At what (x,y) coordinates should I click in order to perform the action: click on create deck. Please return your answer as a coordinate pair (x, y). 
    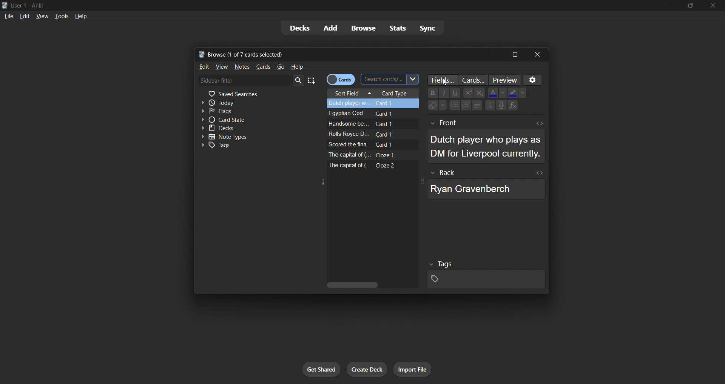
    Looking at the image, I should click on (368, 370).